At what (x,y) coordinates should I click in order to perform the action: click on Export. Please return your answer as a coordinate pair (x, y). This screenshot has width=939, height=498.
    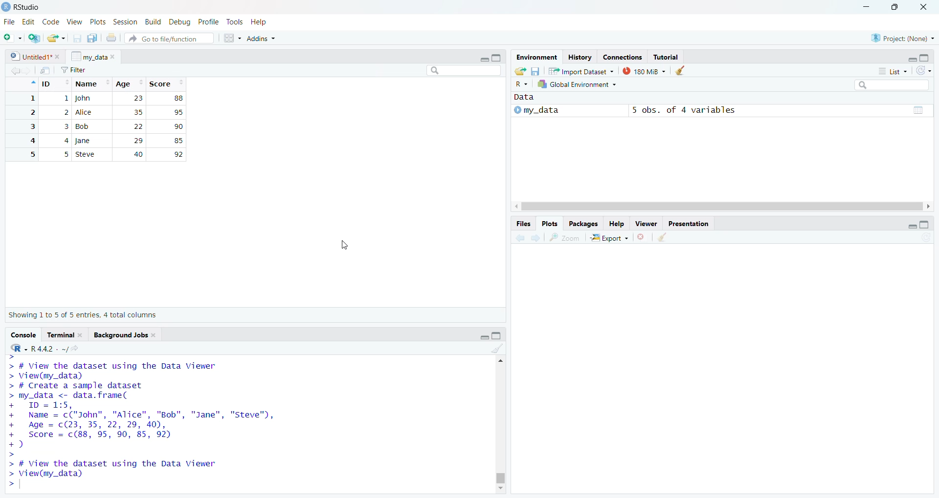
    Looking at the image, I should click on (607, 237).